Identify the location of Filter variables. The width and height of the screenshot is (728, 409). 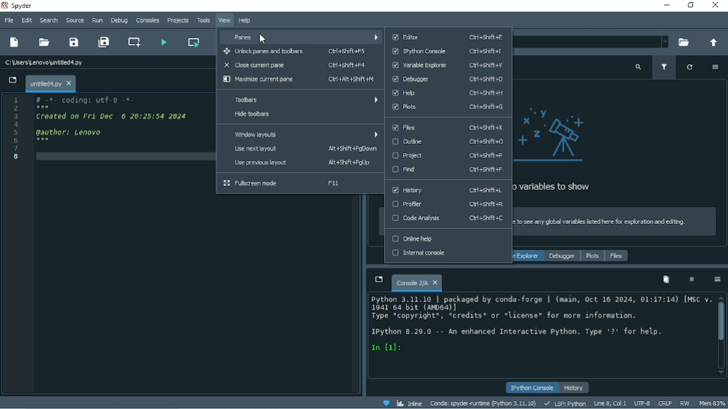
(664, 67).